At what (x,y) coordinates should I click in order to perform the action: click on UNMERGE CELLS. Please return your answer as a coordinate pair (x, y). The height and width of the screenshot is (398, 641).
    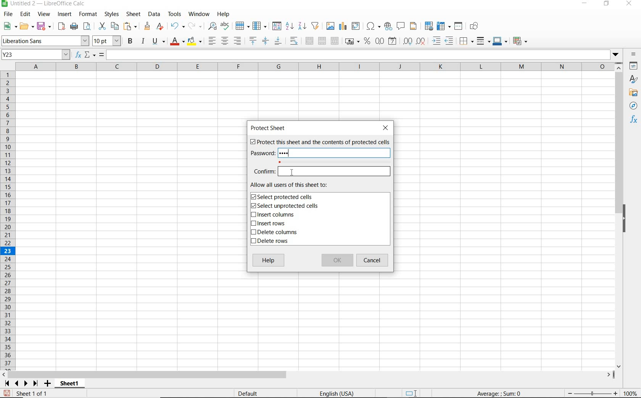
    Looking at the image, I should click on (335, 41).